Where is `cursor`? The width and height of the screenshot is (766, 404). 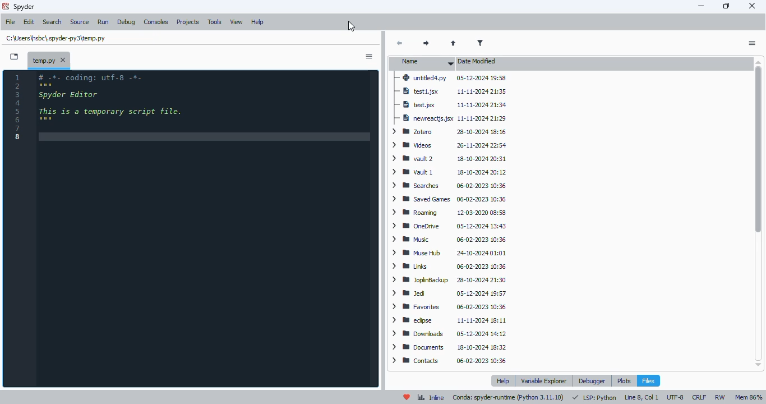 cursor is located at coordinates (351, 26).